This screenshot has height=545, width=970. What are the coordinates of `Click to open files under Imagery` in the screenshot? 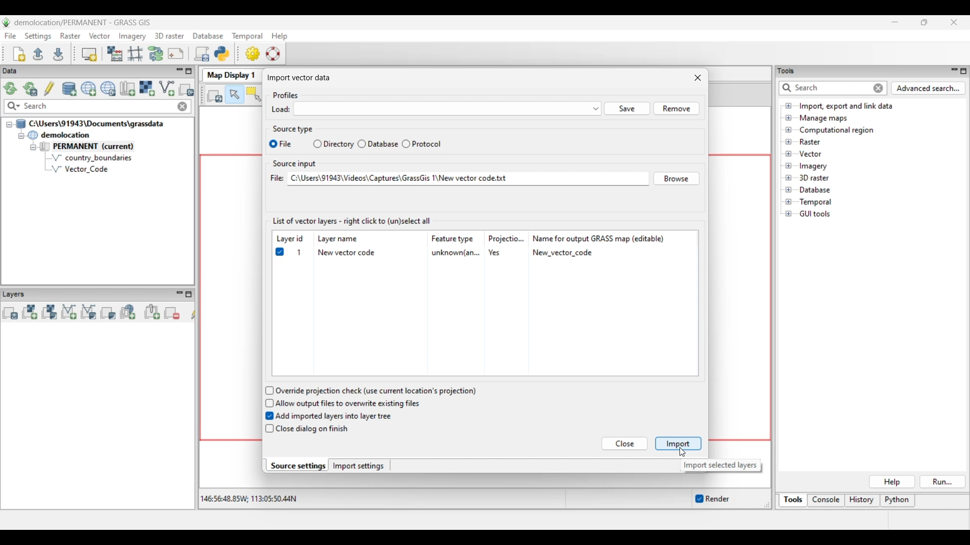 It's located at (788, 166).